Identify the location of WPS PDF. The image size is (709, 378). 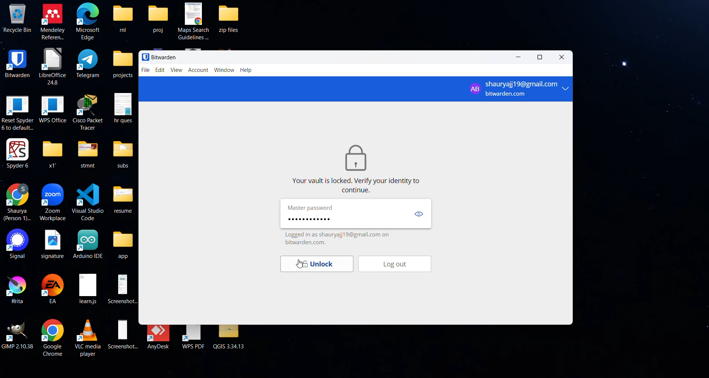
(193, 338).